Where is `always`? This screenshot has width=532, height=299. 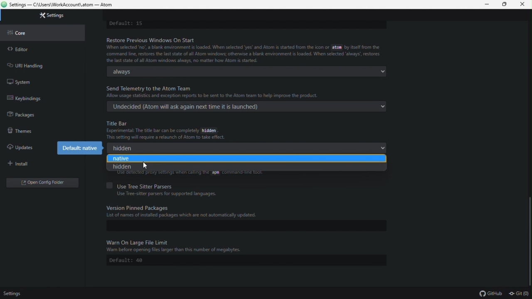 always is located at coordinates (246, 71).